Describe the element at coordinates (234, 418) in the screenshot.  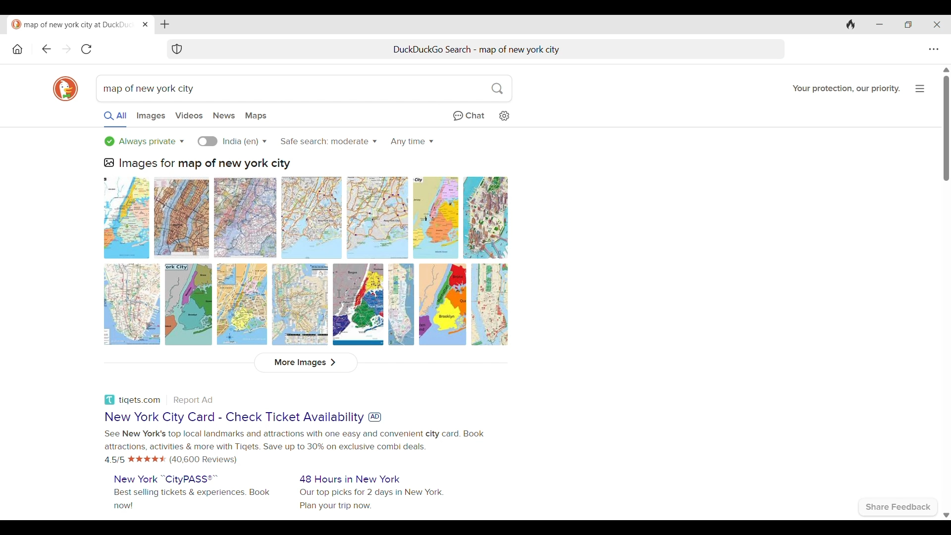
I see `New York City Card - Check Ticket Availability` at that location.